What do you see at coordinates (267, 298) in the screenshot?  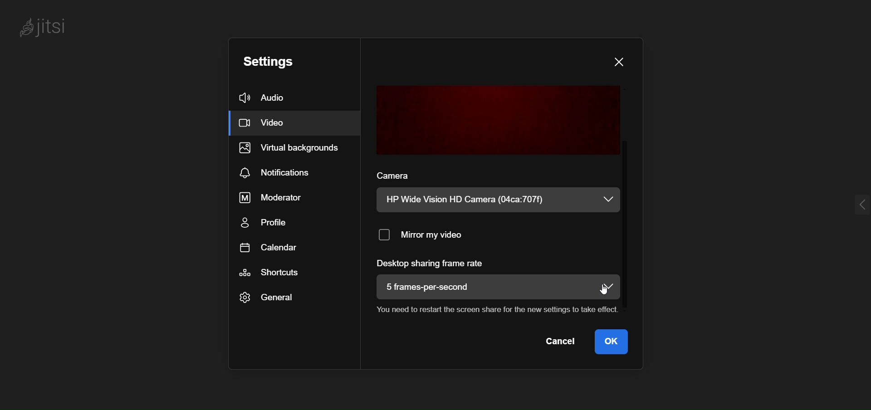 I see `general` at bounding box center [267, 298].